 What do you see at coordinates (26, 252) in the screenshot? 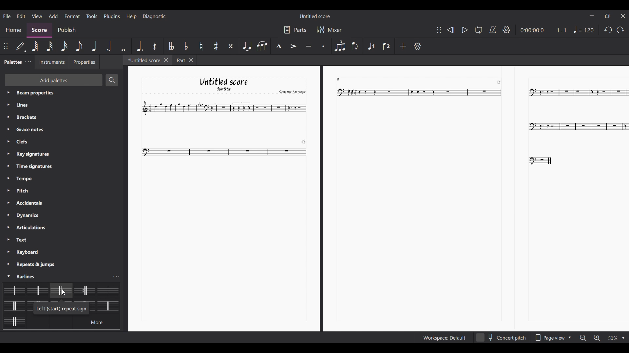
I see `Palette settings` at bounding box center [26, 252].